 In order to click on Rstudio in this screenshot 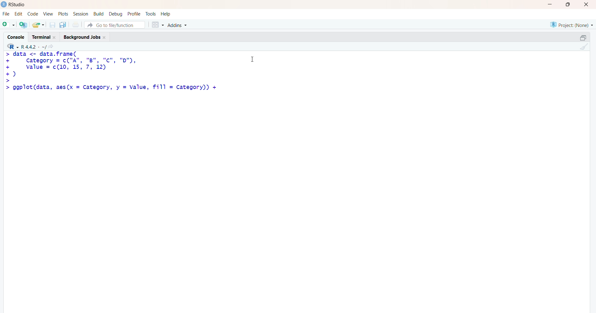, I will do `click(19, 5)`.